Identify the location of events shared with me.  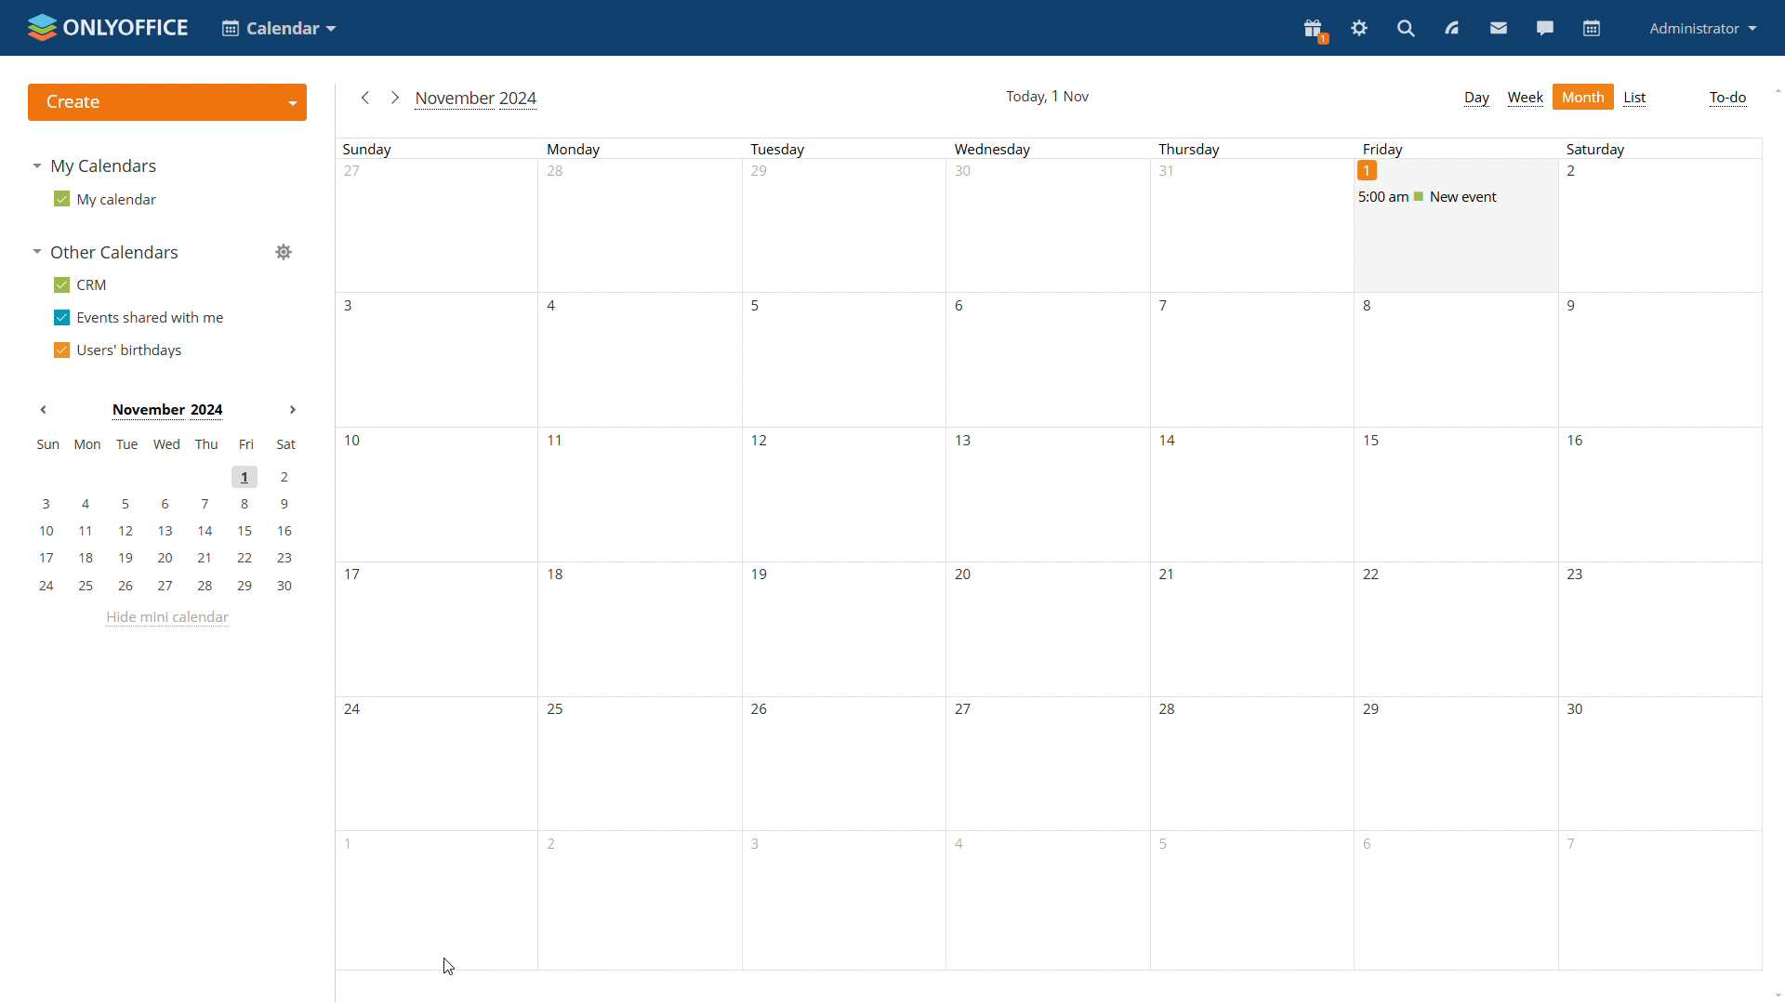
(139, 319).